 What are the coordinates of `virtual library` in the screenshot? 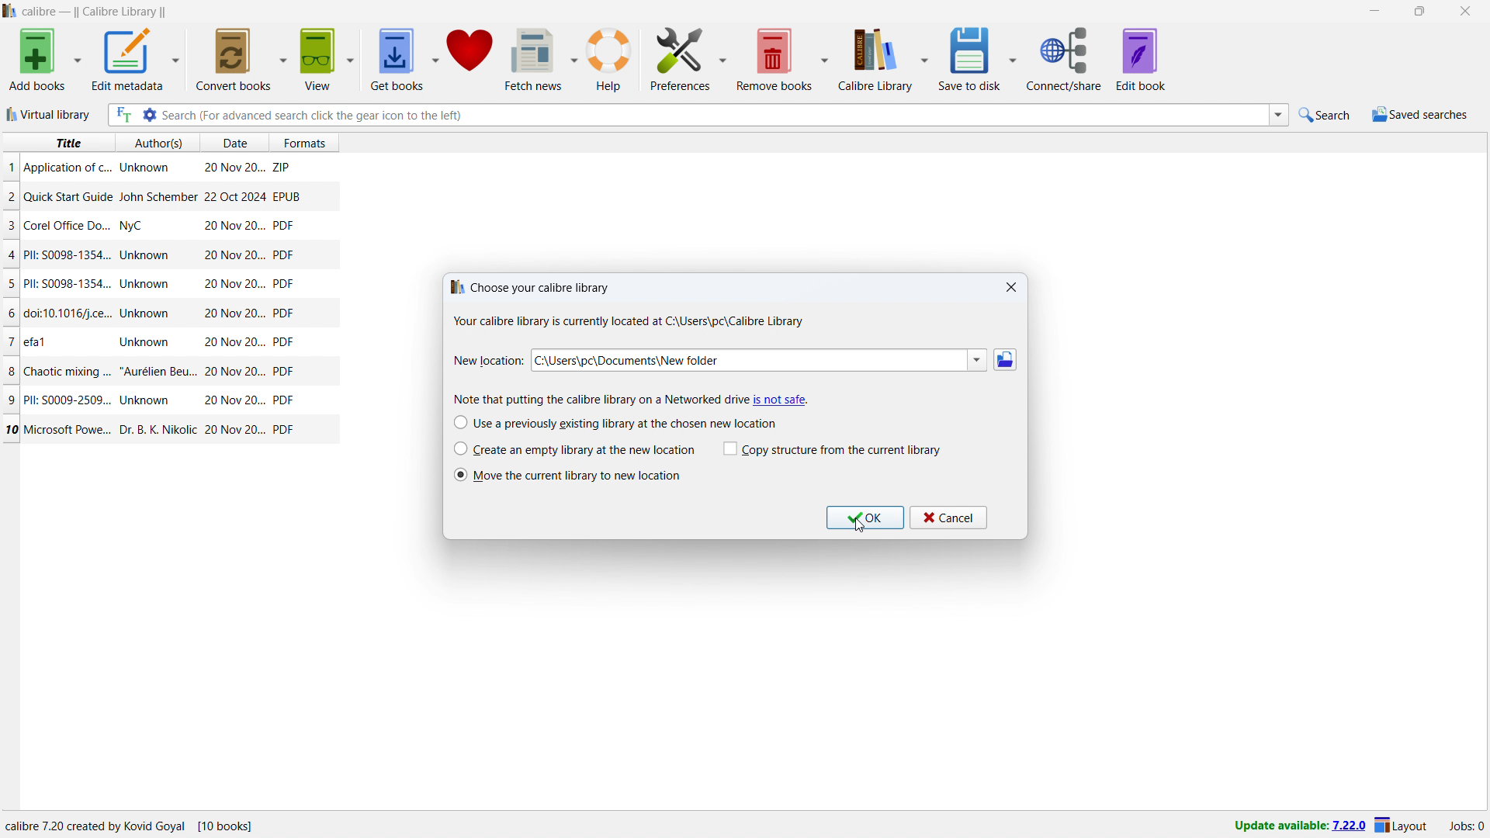 It's located at (50, 114).